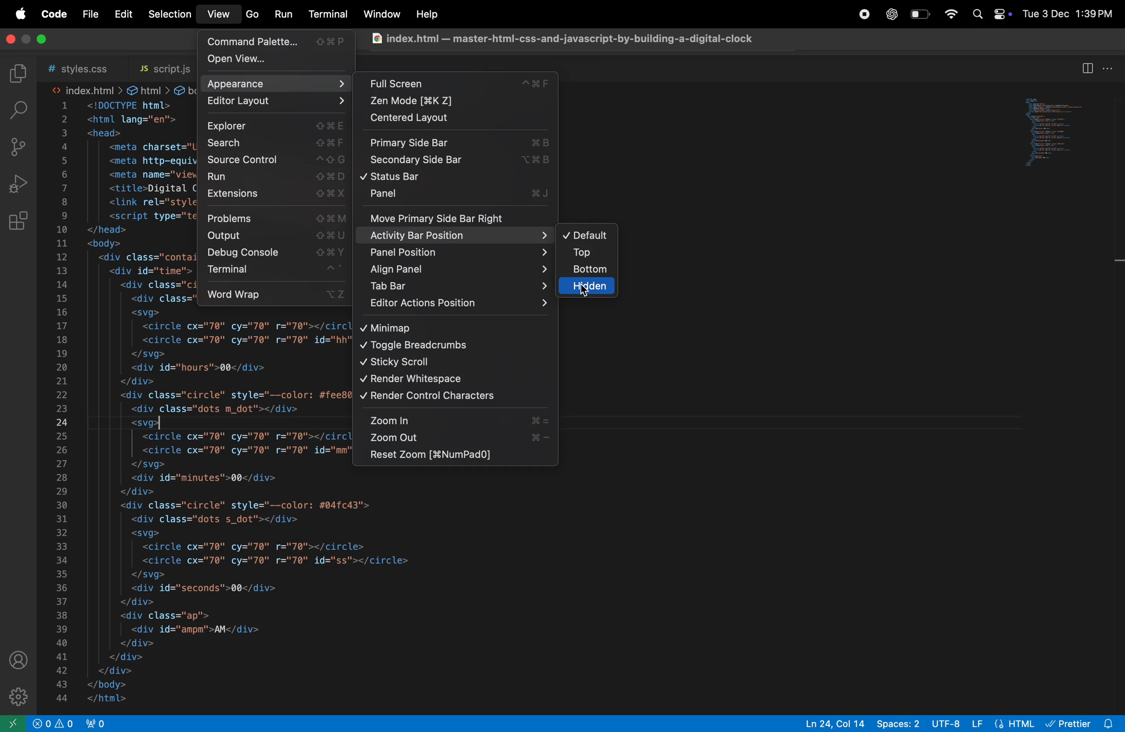 This screenshot has height=732, width=1125. I want to click on spaces 8, so click(899, 724).